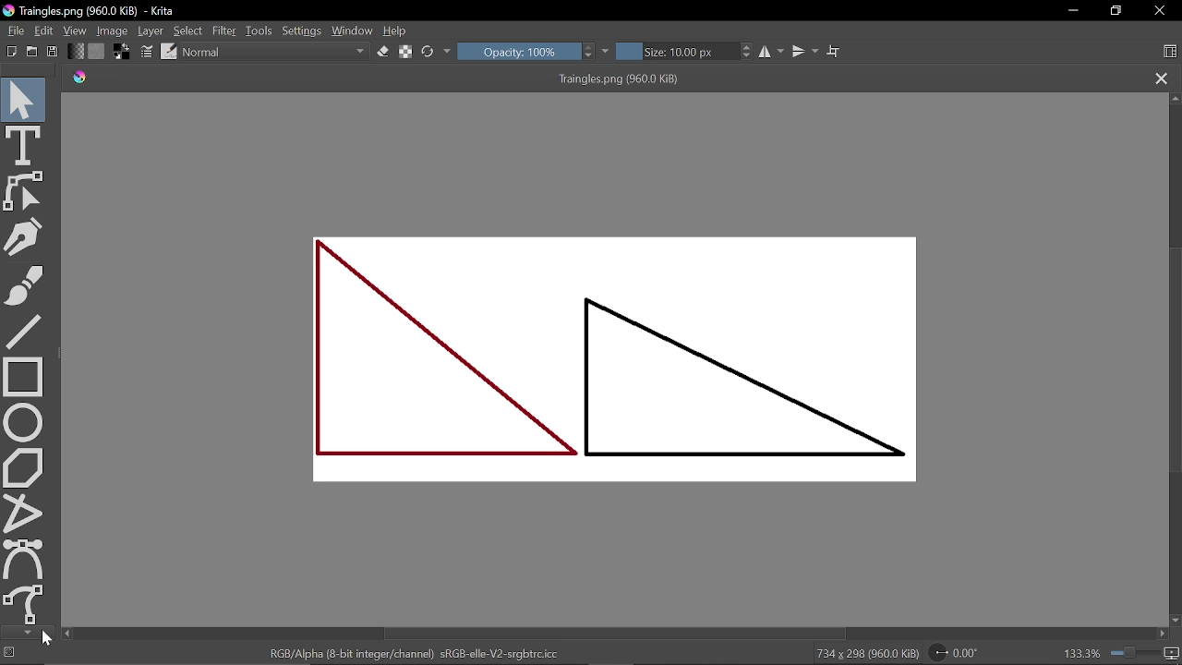 The width and height of the screenshot is (1182, 665). Describe the element at coordinates (24, 631) in the screenshot. I see `Move down in tools` at that location.